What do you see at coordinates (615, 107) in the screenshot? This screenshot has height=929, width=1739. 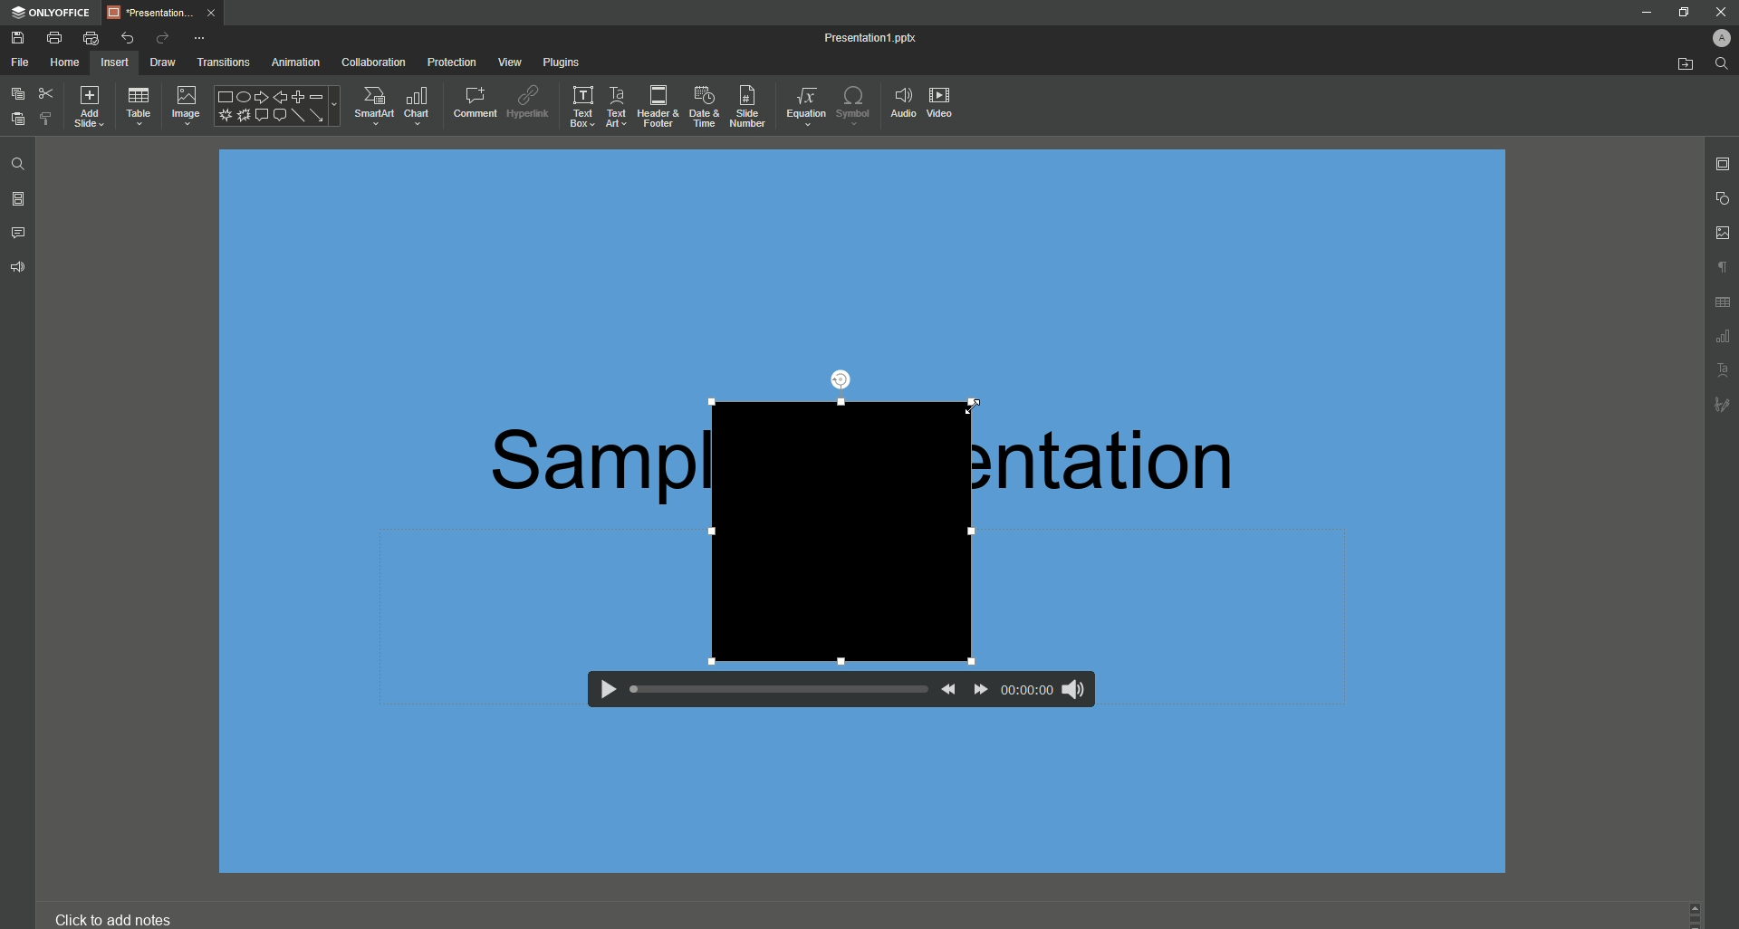 I see `Text Art` at bounding box center [615, 107].